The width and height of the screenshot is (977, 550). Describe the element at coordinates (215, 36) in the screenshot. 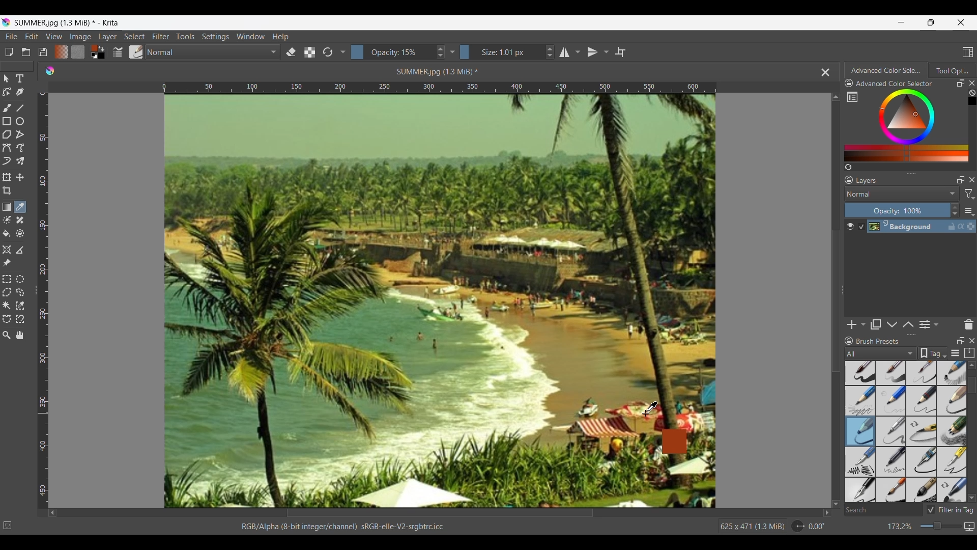

I see `Settings menu` at that location.